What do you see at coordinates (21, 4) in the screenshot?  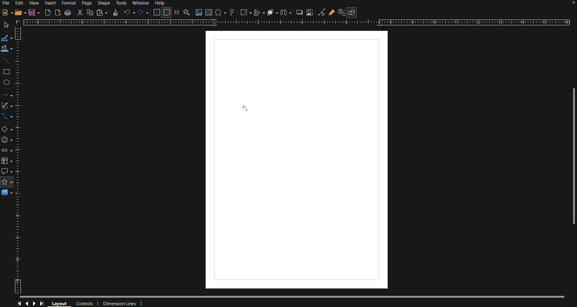 I see `Edit` at bounding box center [21, 4].